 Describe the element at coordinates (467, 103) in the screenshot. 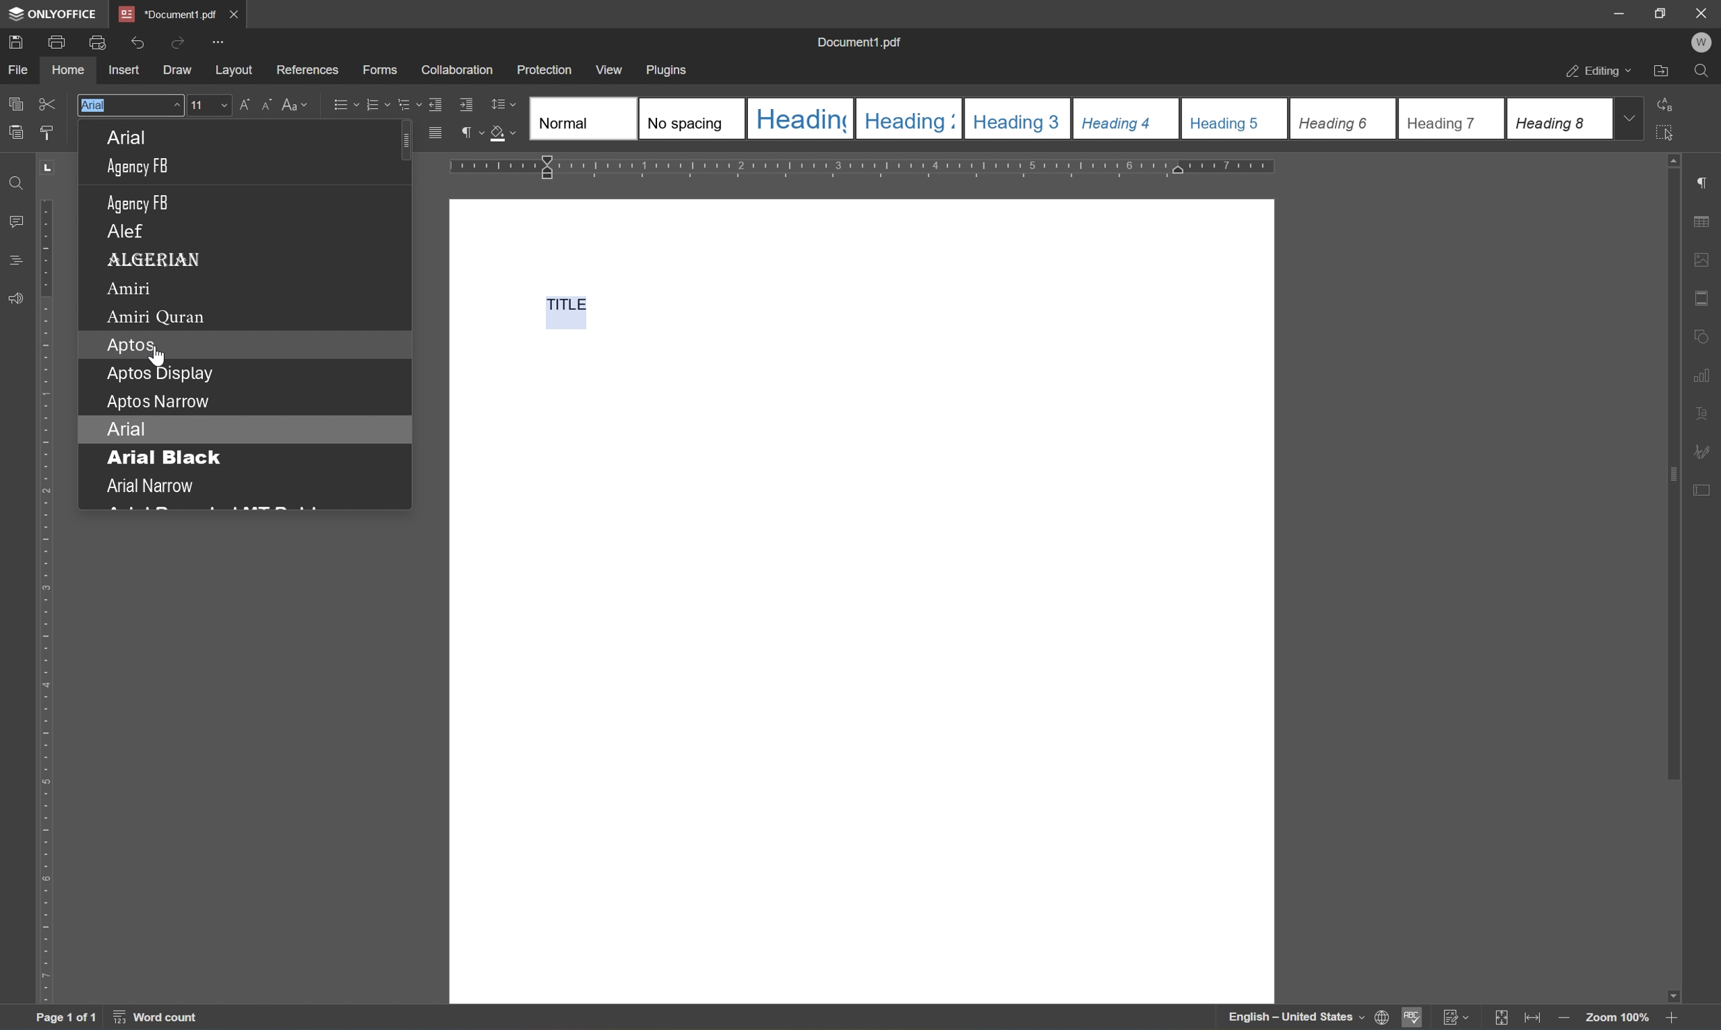

I see `Increase indent` at that location.